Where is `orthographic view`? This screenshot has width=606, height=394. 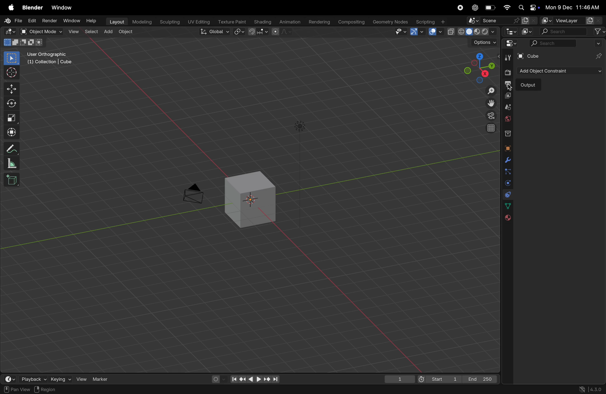 orthographic view is located at coordinates (490, 129).